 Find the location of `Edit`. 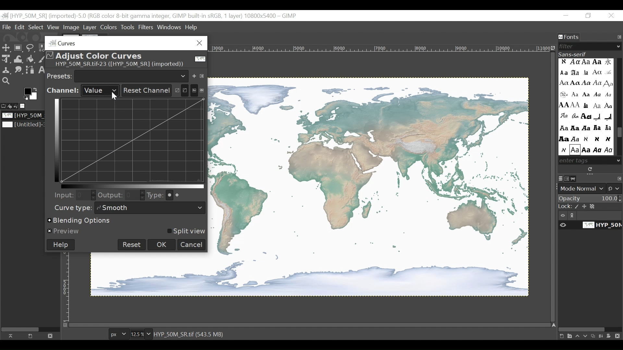

Edit is located at coordinates (20, 27).